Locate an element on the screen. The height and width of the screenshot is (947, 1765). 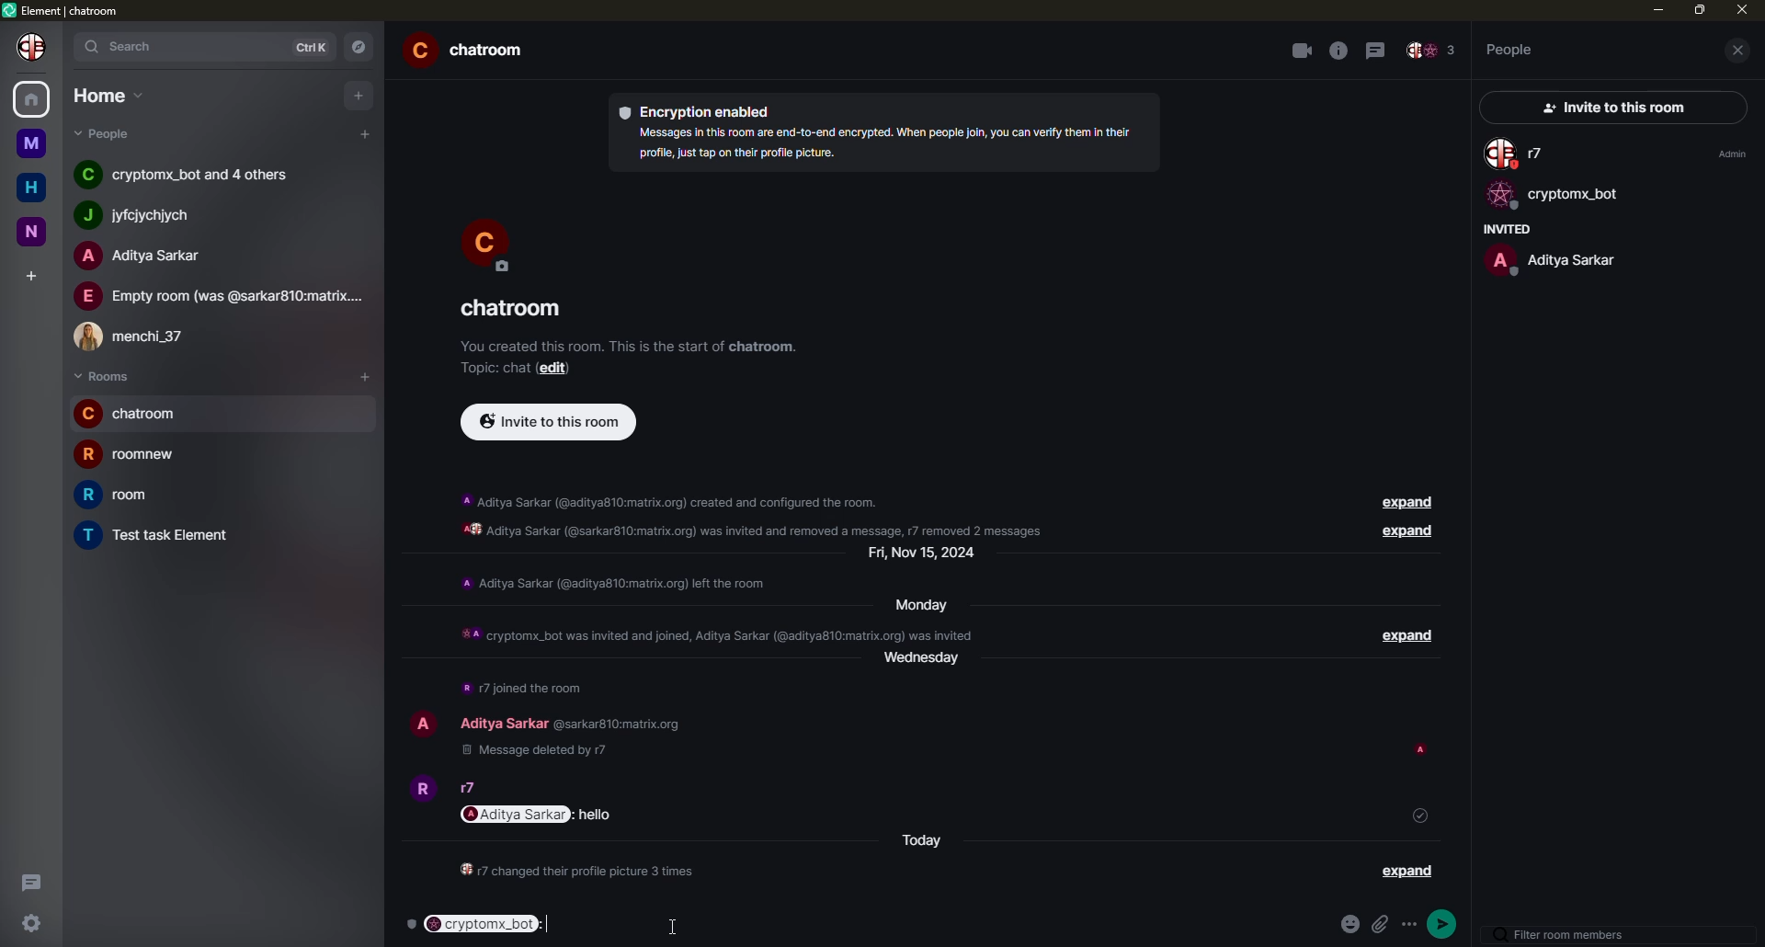
search is located at coordinates (128, 45).